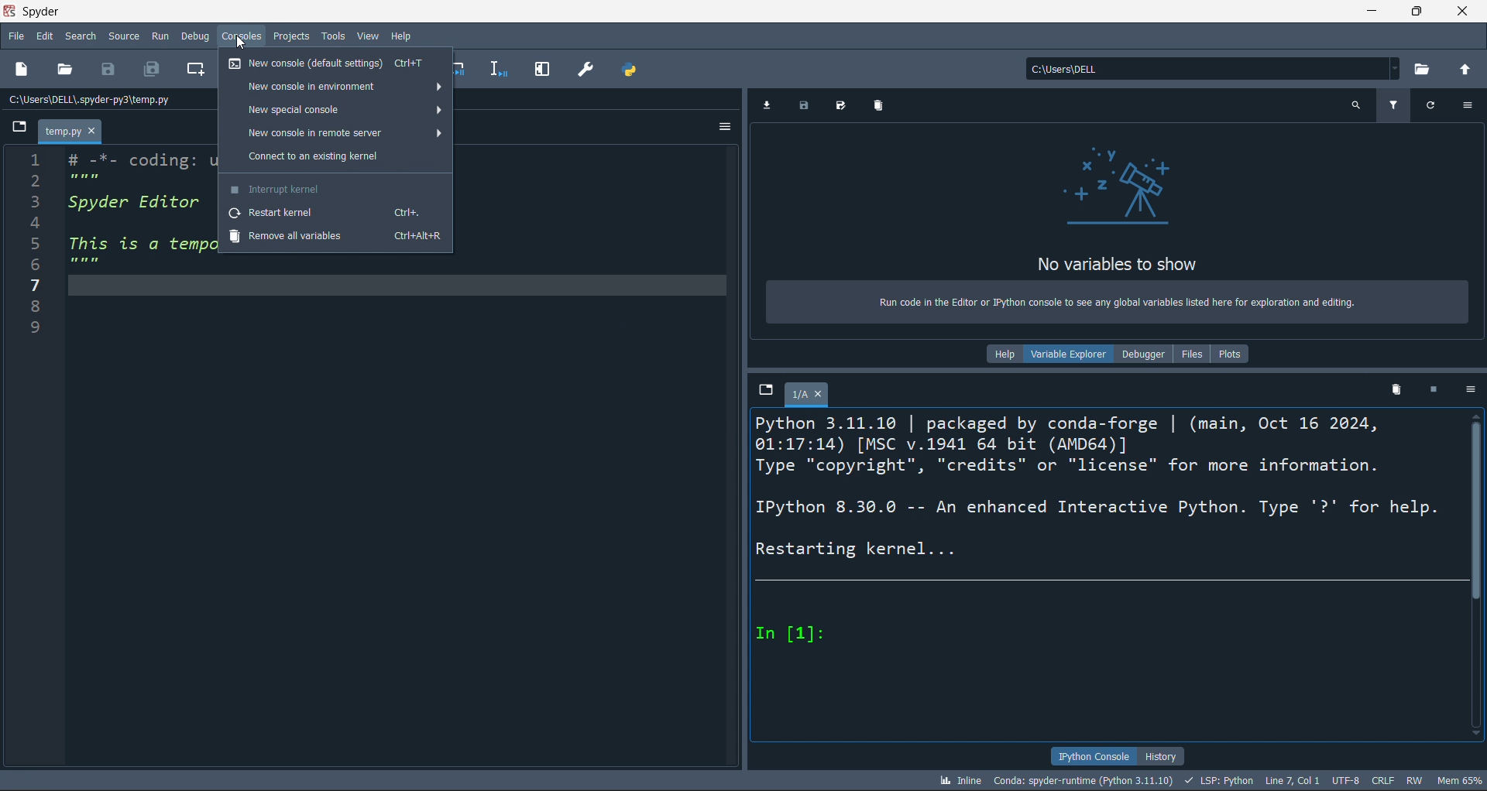  What do you see at coordinates (57, 12) in the screenshot?
I see `Spyder` at bounding box center [57, 12].